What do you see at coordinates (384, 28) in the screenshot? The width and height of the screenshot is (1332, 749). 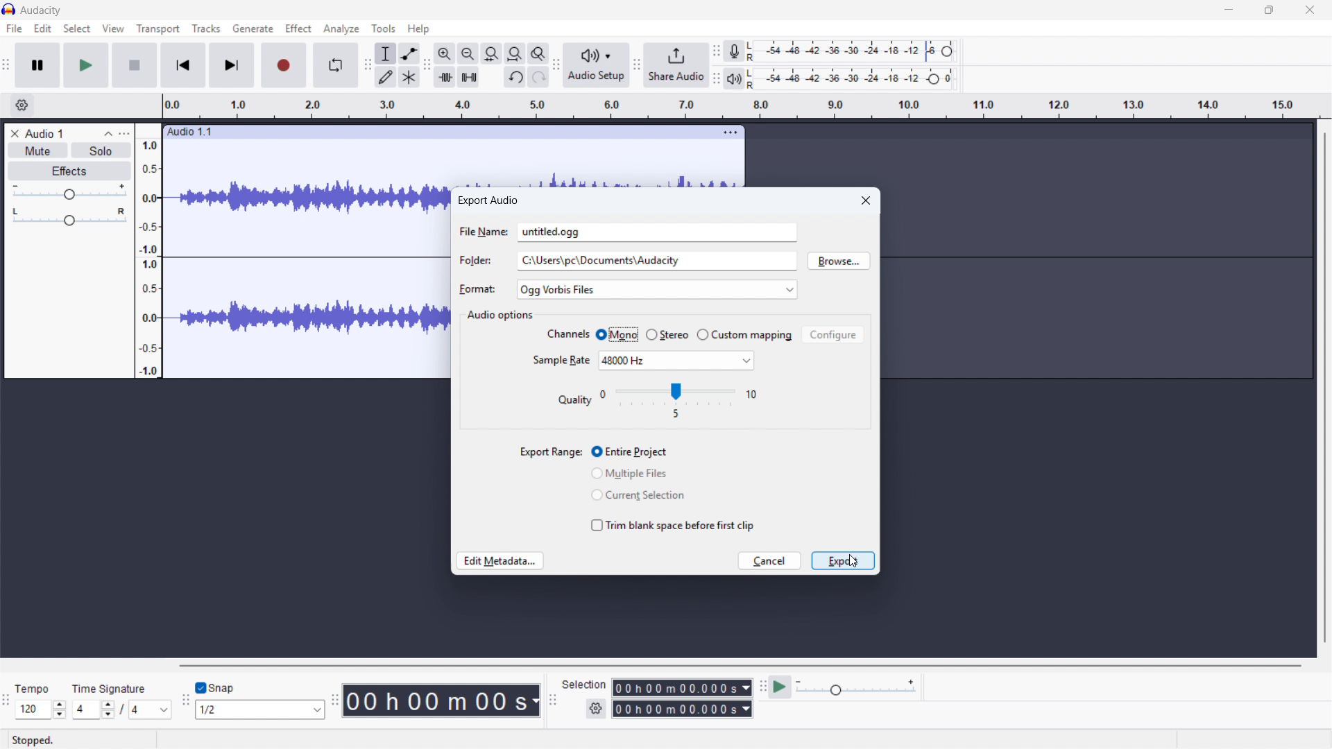 I see `Tools` at bounding box center [384, 28].